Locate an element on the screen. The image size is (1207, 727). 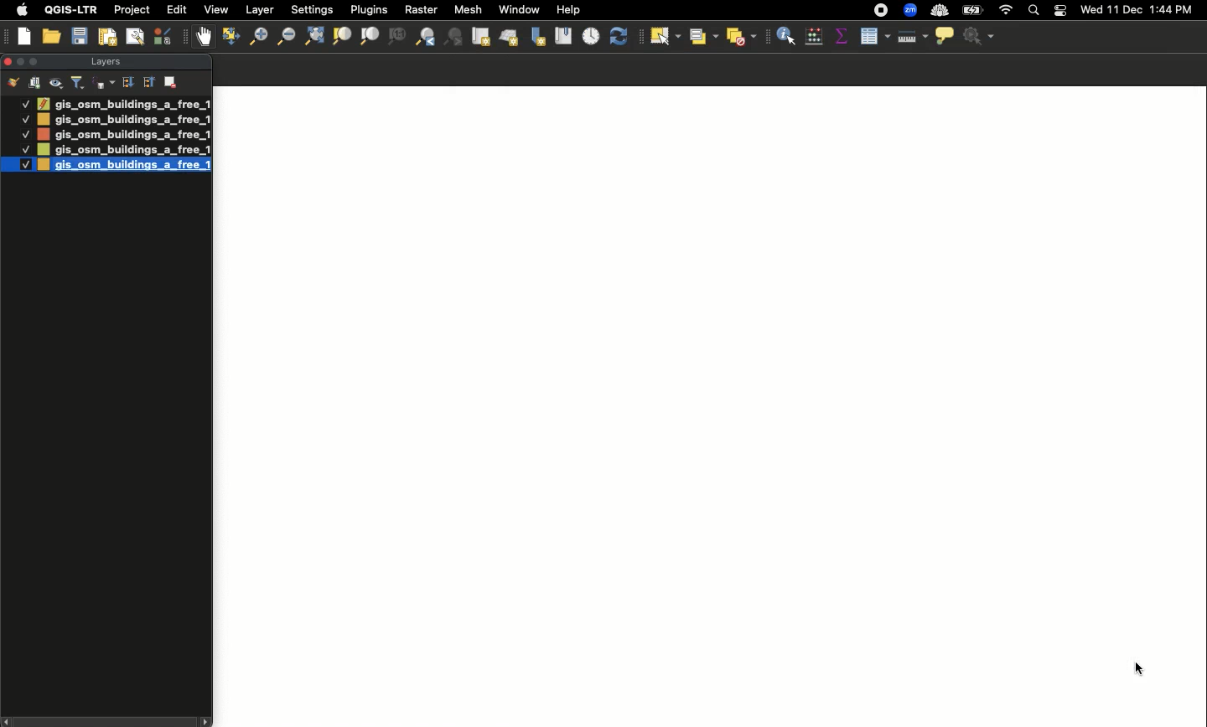
Grab is located at coordinates (205, 36).